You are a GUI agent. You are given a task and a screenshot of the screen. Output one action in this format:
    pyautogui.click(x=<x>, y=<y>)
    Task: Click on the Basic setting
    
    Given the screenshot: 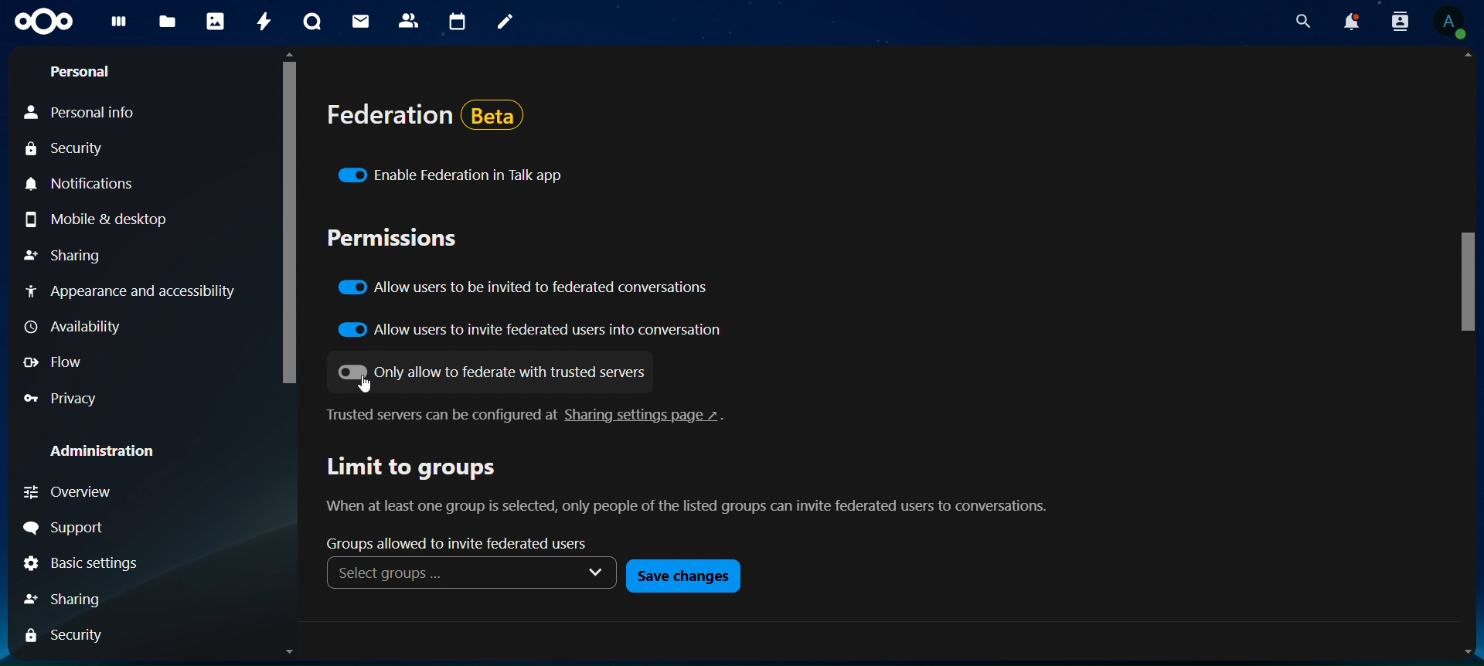 What is the action you would take?
    pyautogui.click(x=86, y=563)
    